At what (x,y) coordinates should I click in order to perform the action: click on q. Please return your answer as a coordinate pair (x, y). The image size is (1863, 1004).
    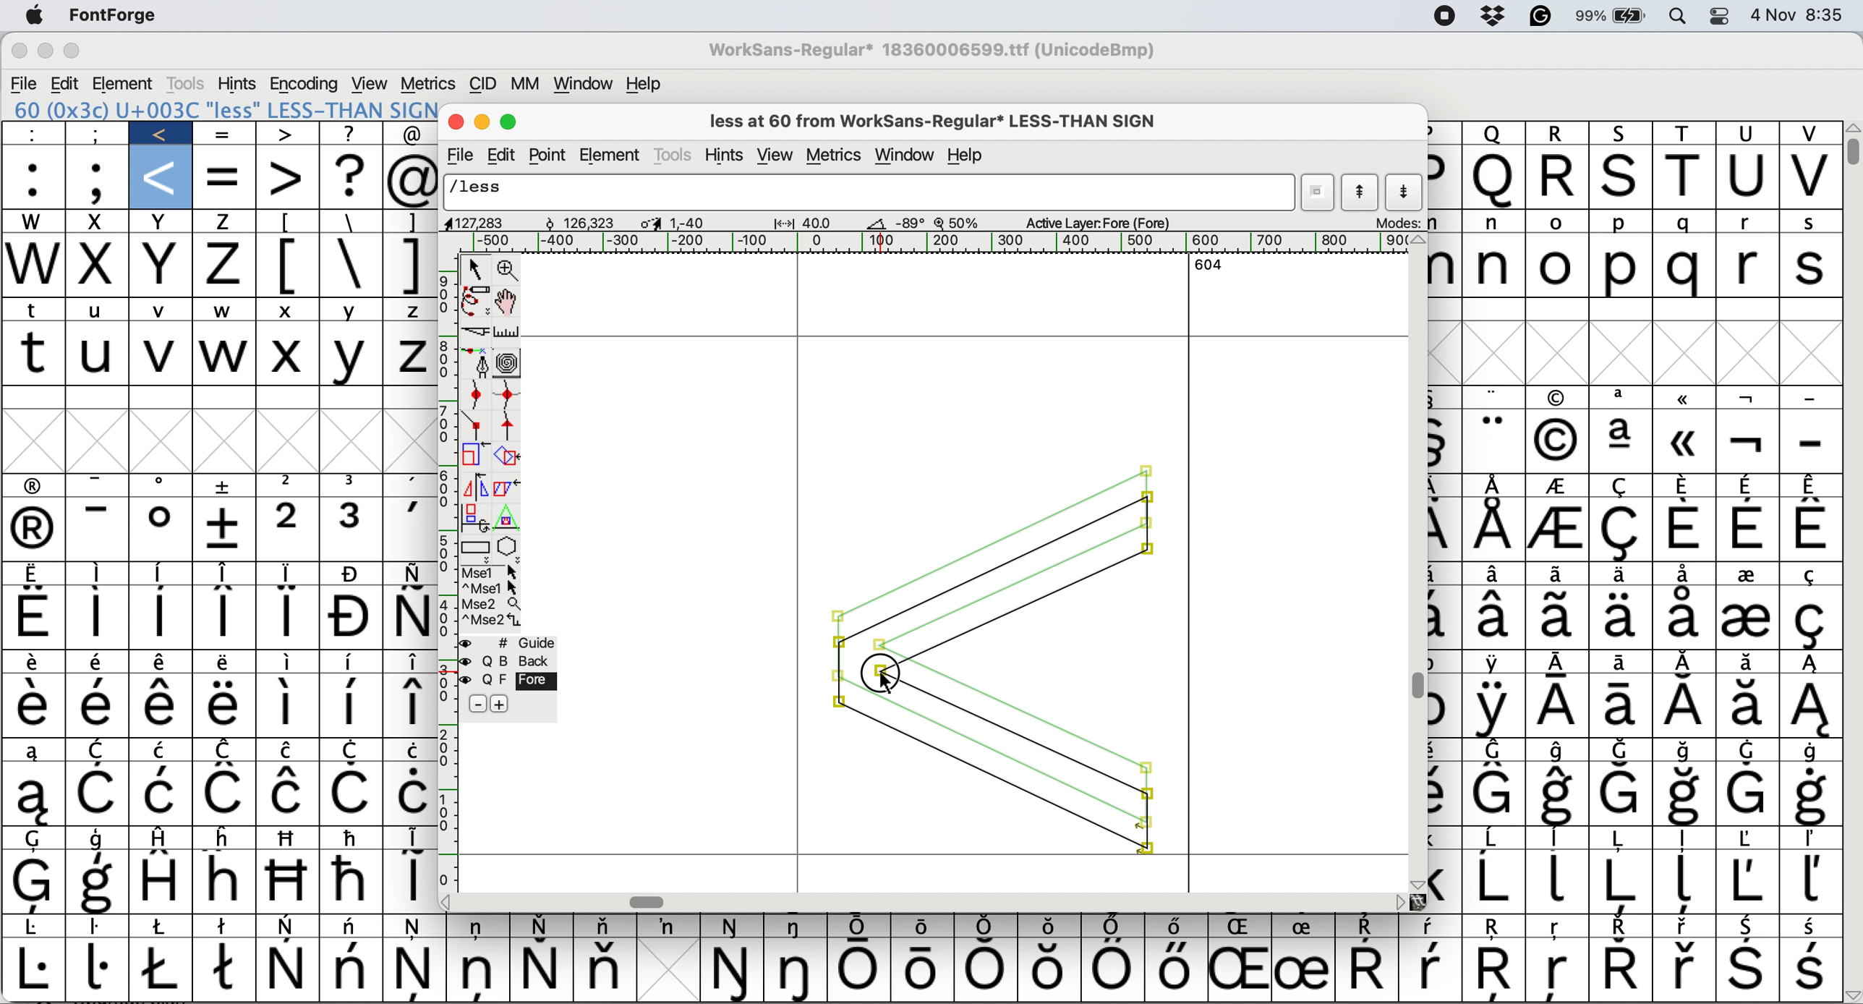
    Looking at the image, I should click on (1684, 222).